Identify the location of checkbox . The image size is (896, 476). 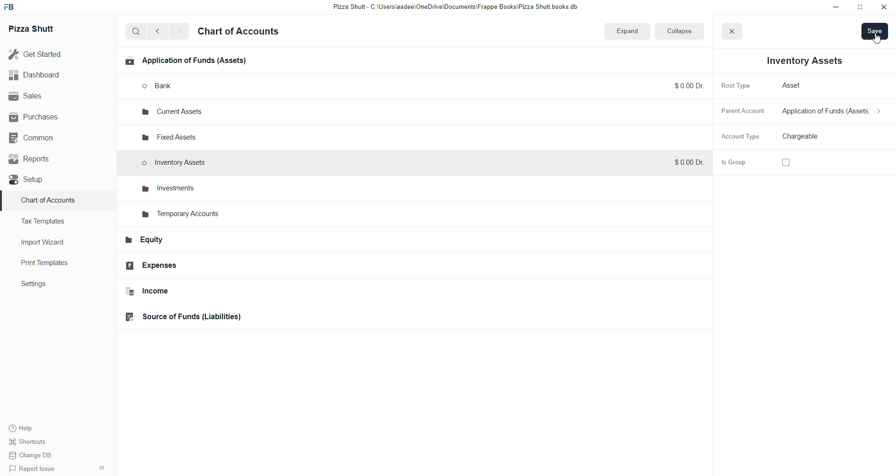
(786, 162).